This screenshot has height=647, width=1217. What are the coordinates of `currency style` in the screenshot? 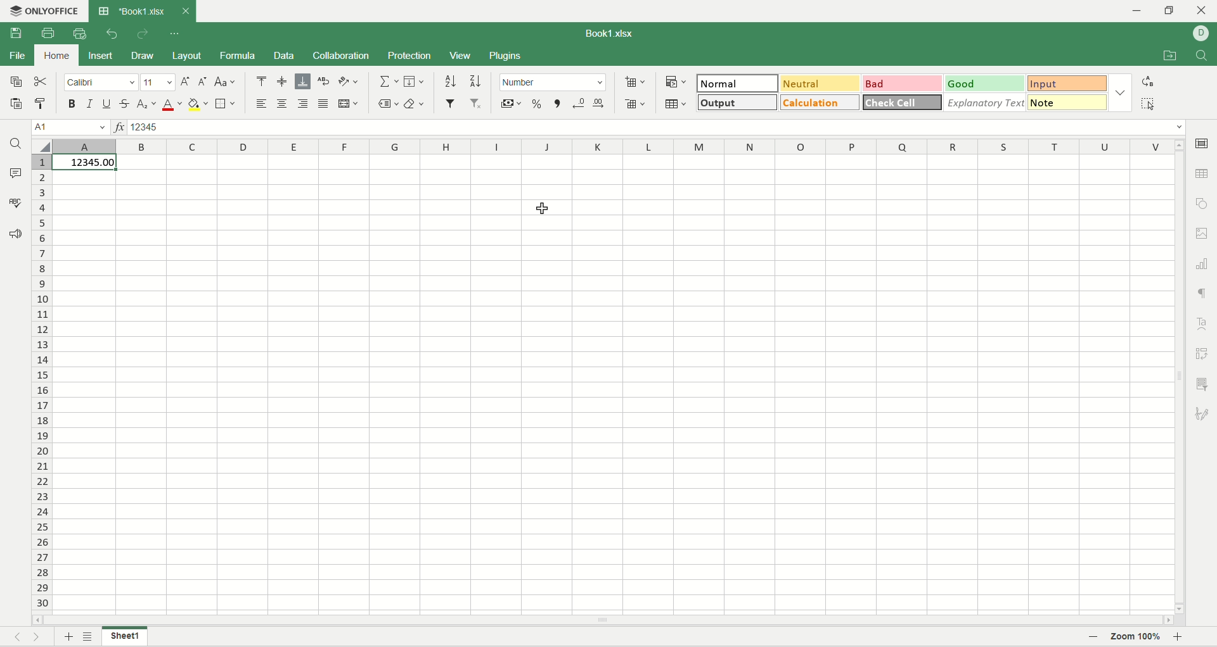 It's located at (512, 106).